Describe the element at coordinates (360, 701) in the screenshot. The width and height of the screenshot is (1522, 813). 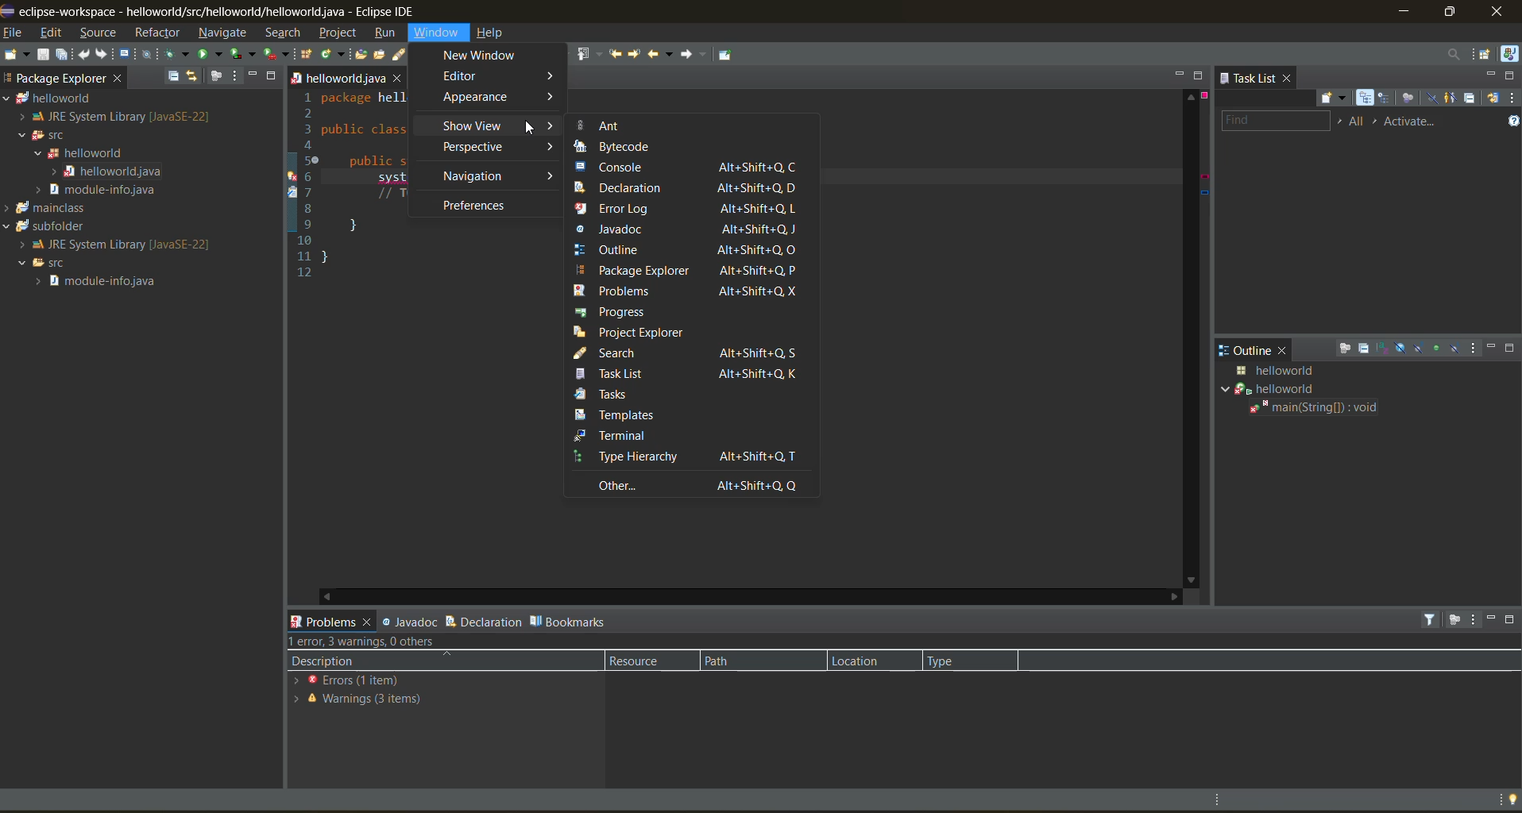
I see `warnings 3 items` at that location.